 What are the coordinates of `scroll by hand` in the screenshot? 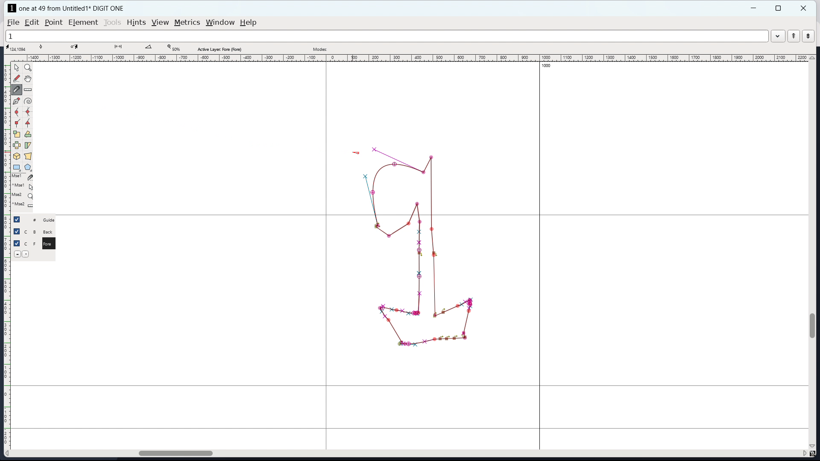 It's located at (28, 79).